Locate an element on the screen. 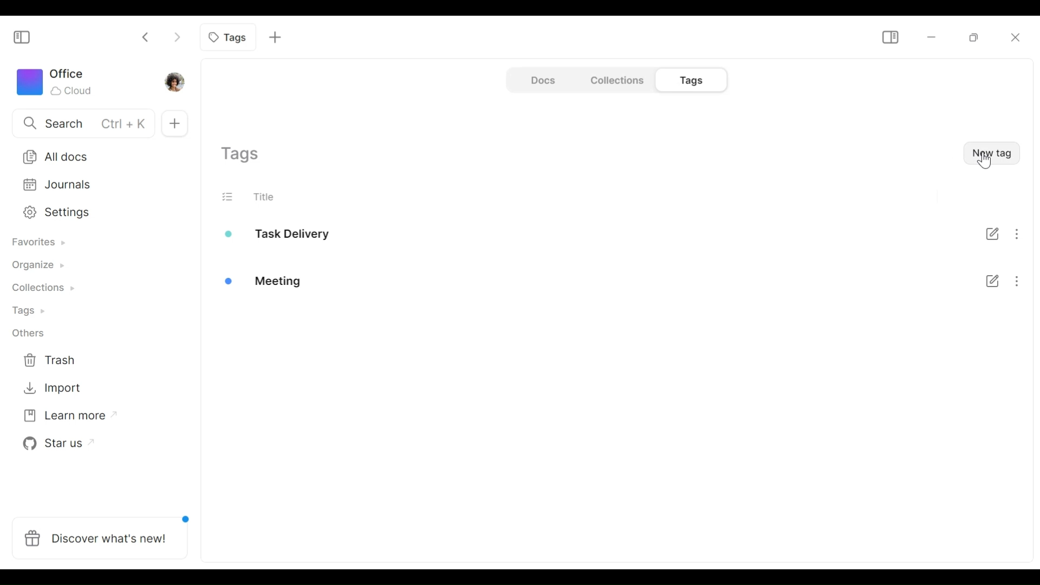 The image size is (1040, 585). Add new is located at coordinates (276, 37).